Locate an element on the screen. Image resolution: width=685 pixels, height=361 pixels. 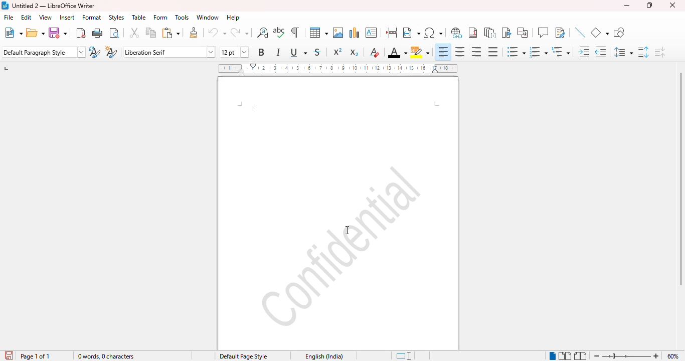
font size is located at coordinates (234, 52).